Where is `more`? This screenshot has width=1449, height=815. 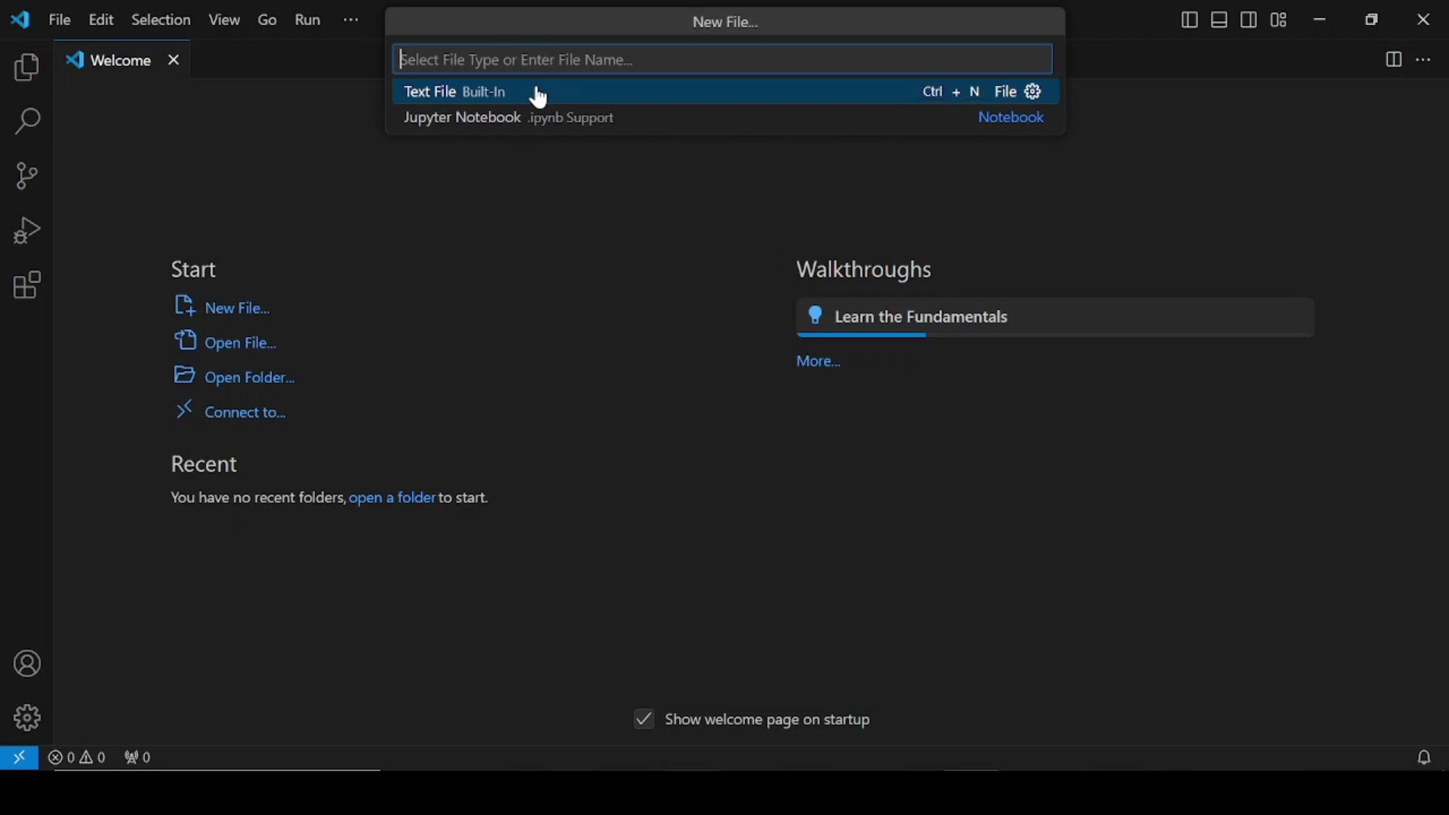
more is located at coordinates (819, 362).